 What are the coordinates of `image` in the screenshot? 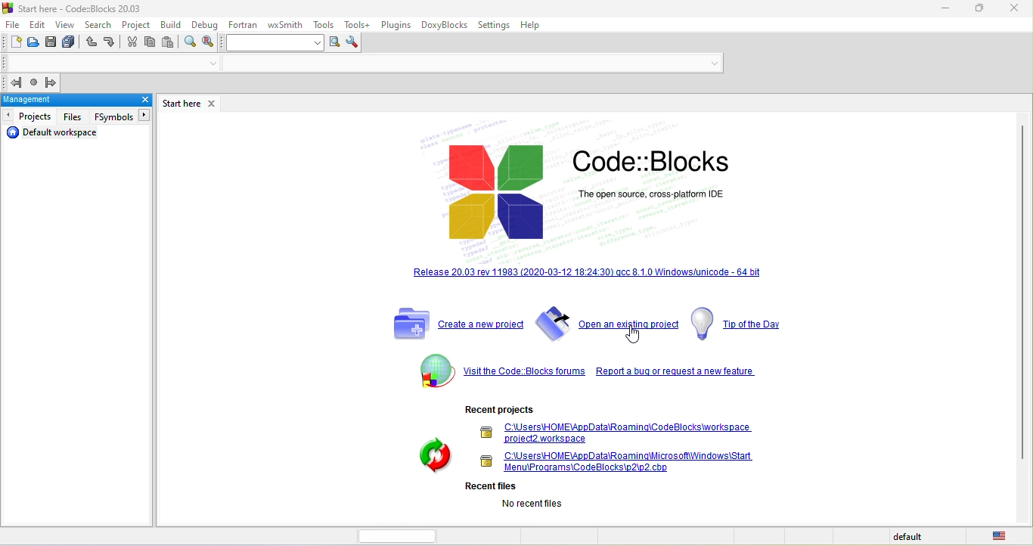 It's located at (427, 457).